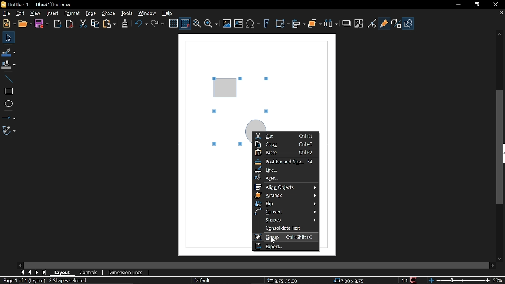  What do you see at coordinates (286, 212) in the screenshot?
I see `CONVERT` at bounding box center [286, 212].